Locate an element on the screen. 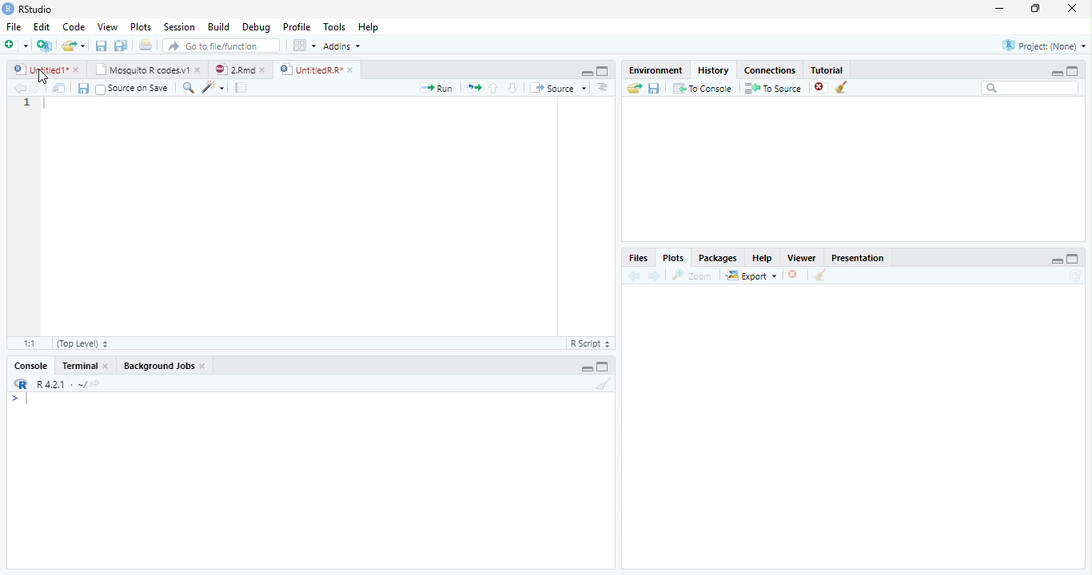 This screenshot has width=1092, height=575. Export is located at coordinates (751, 276).